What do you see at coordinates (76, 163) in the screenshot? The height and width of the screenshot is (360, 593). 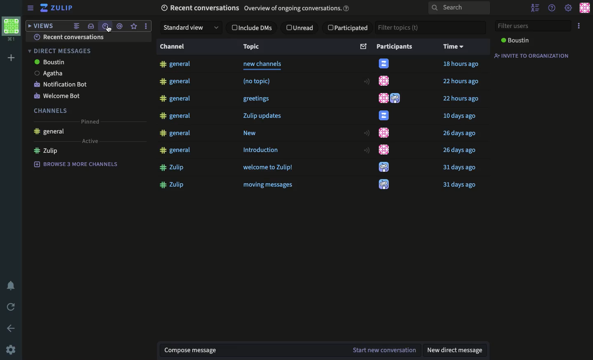 I see `browse 3 more channels` at bounding box center [76, 163].